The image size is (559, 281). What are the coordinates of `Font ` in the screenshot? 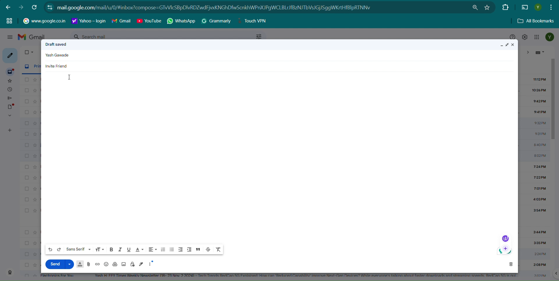 It's located at (79, 249).